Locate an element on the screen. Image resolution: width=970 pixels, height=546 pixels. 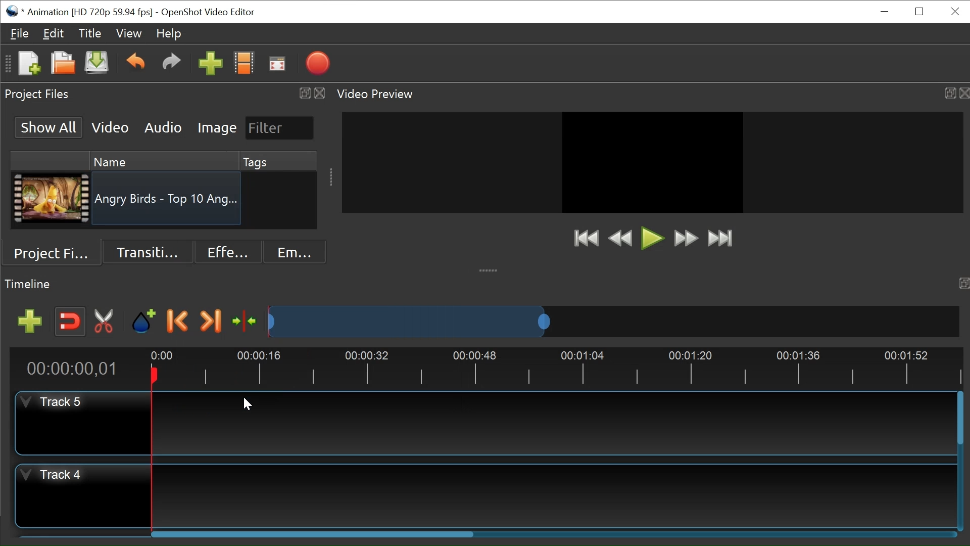
Track Header is located at coordinates (56, 476).